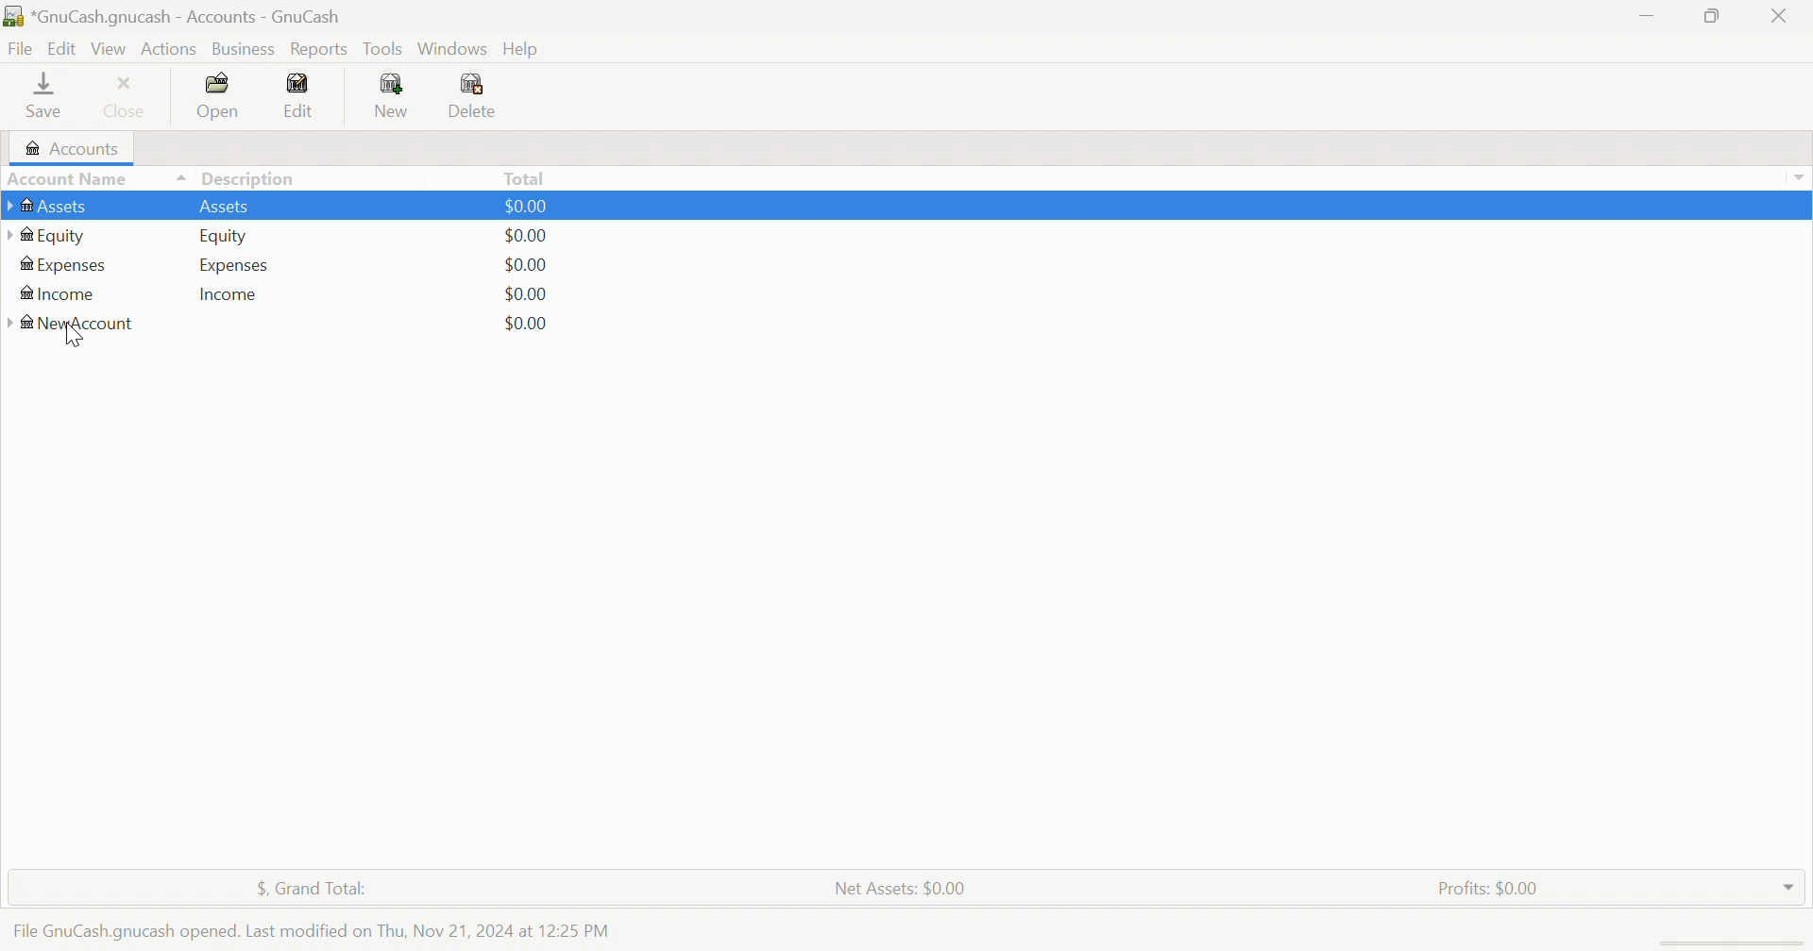 Image resolution: width=1813 pixels, height=951 pixels. I want to click on Restore Down, so click(1715, 14).